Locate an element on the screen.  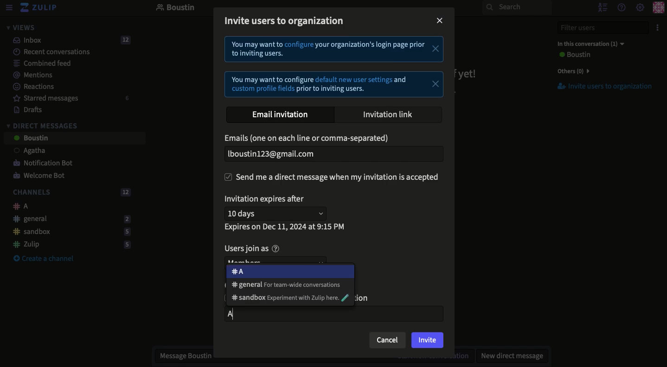
Send DM when invitation is accepted is located at coordinates (334, 177).